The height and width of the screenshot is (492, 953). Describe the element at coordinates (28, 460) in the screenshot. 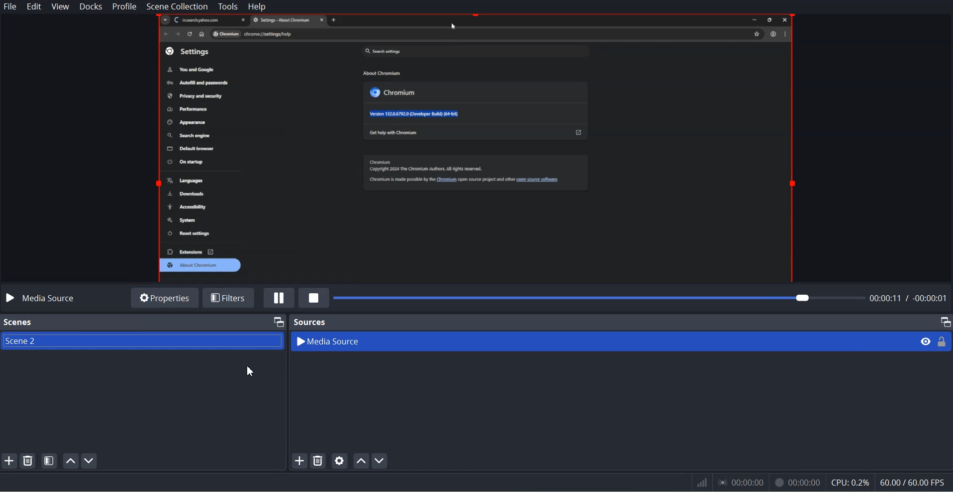

I see `Remove selected Scene` at that location.